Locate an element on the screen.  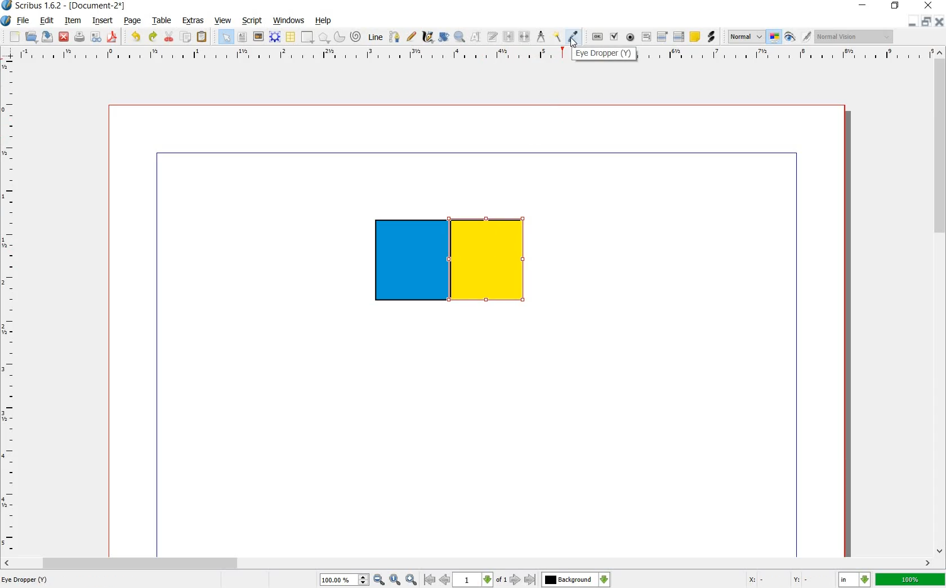
zoom out is located at coordinates (379, 578).